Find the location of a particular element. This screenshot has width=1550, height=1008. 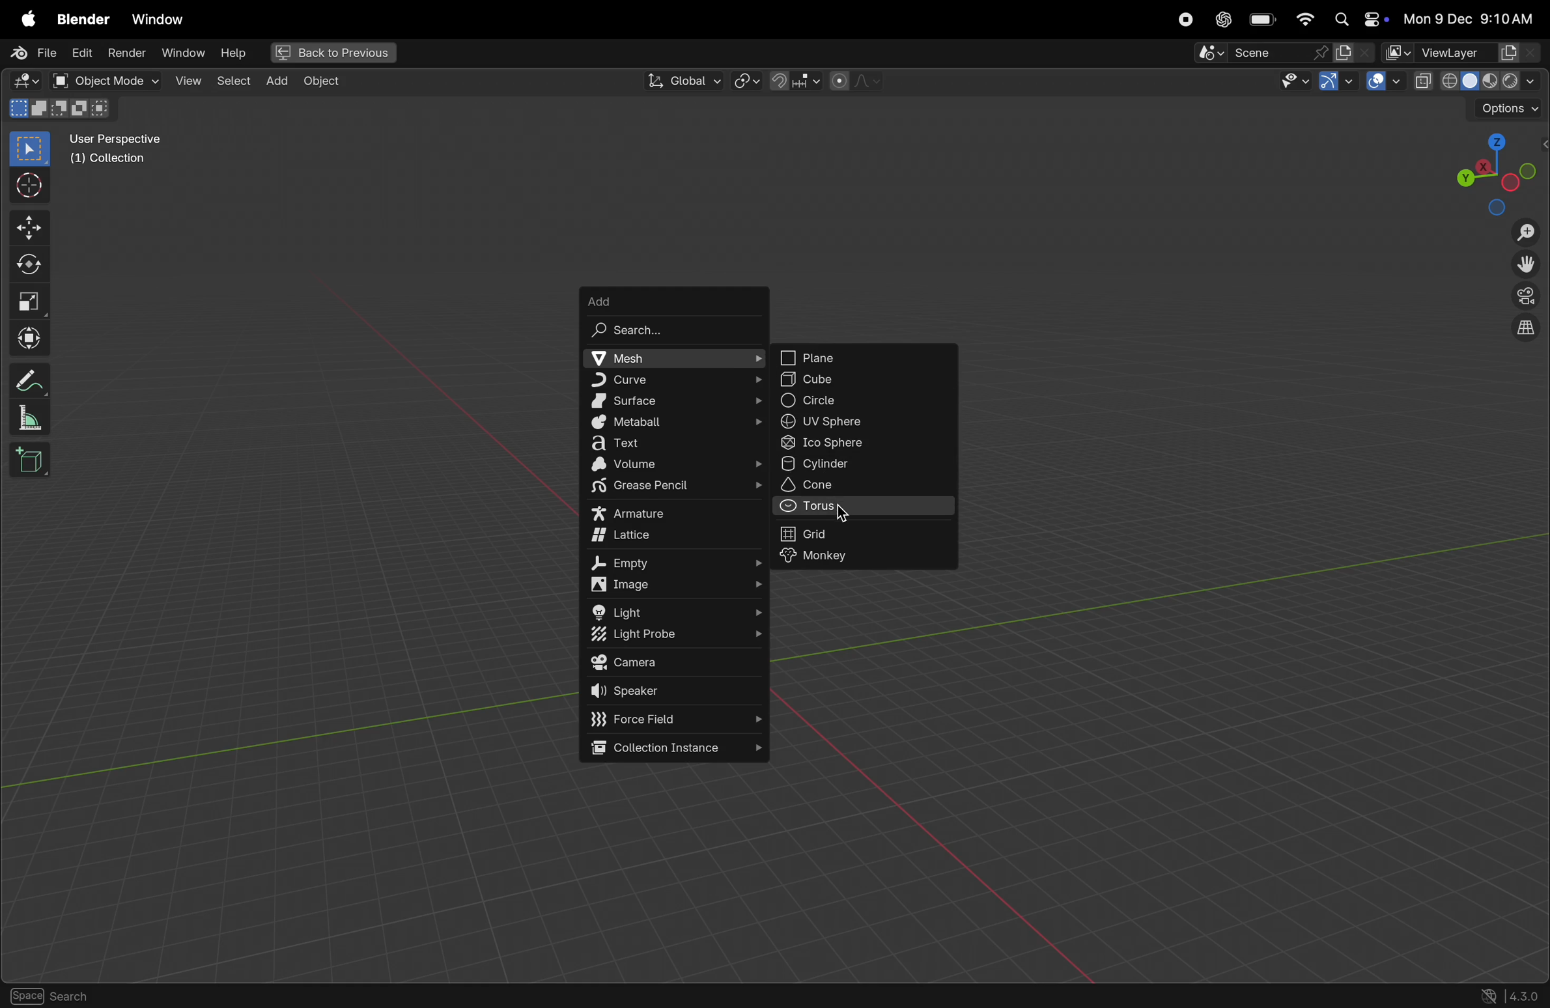

add is located at coordinates (675, 298).